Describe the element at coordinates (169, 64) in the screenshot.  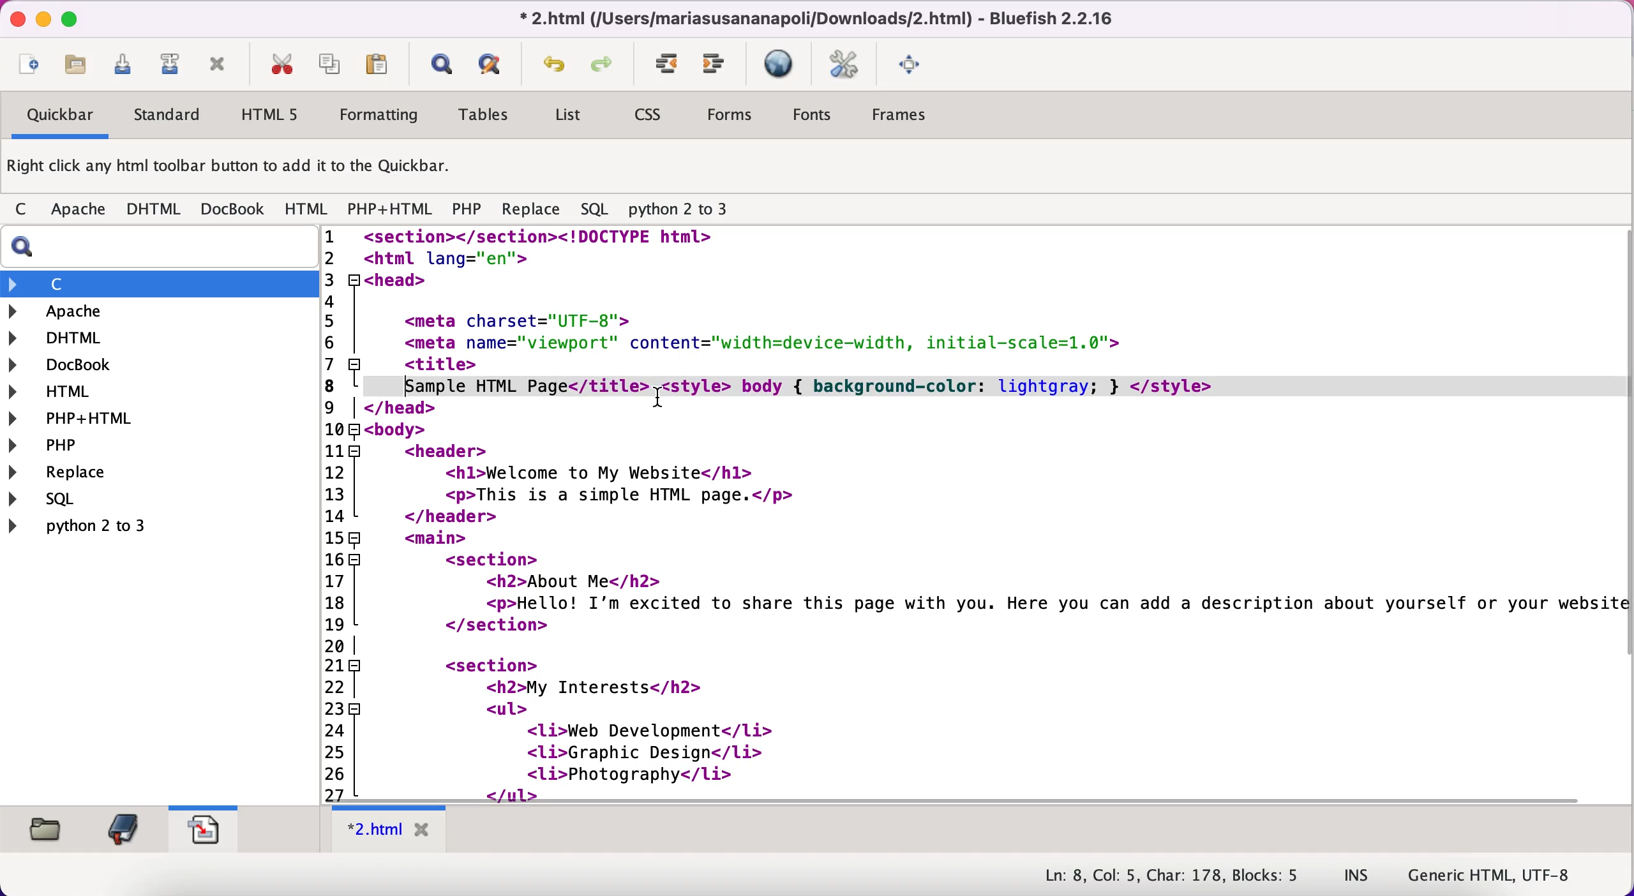
I see `save file as` at that location.